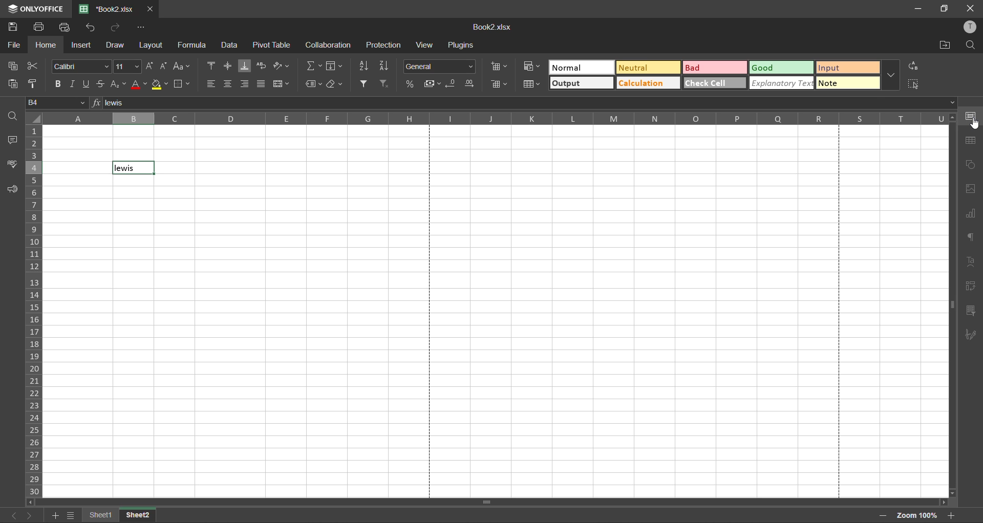 This screenshot has width=983, height=523. What do you see at coordinates (954, 515) in the screenshot?
I see `zoom in` at bounding box center [954, 515].